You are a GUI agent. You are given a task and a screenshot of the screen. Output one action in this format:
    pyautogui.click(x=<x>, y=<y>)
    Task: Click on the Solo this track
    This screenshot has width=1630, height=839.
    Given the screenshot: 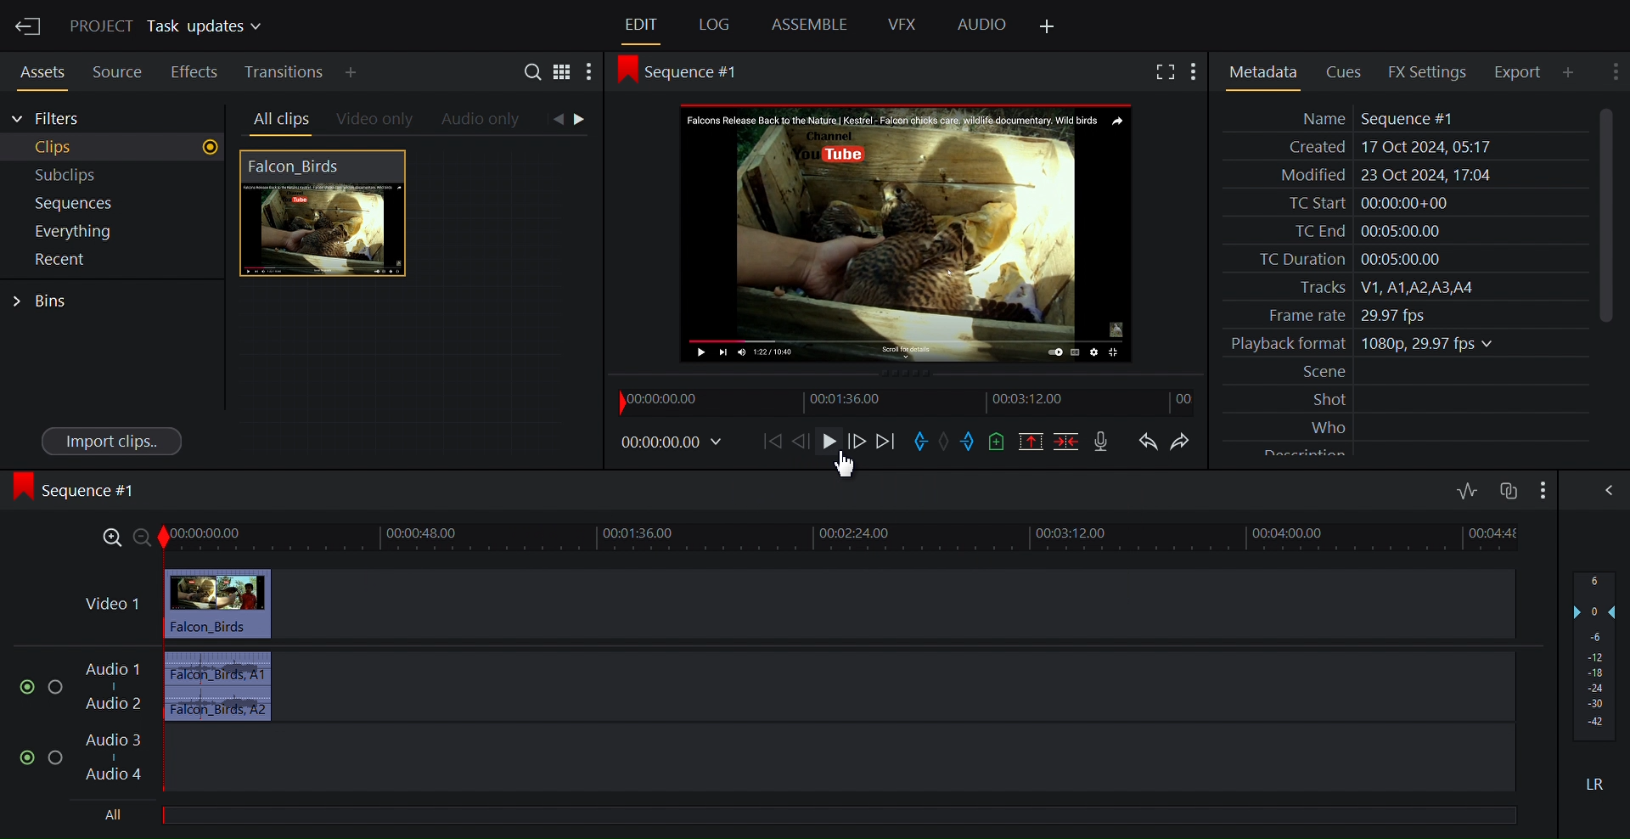 What is the action you would take?
    pyautogui.click(x=57, y=758)
    